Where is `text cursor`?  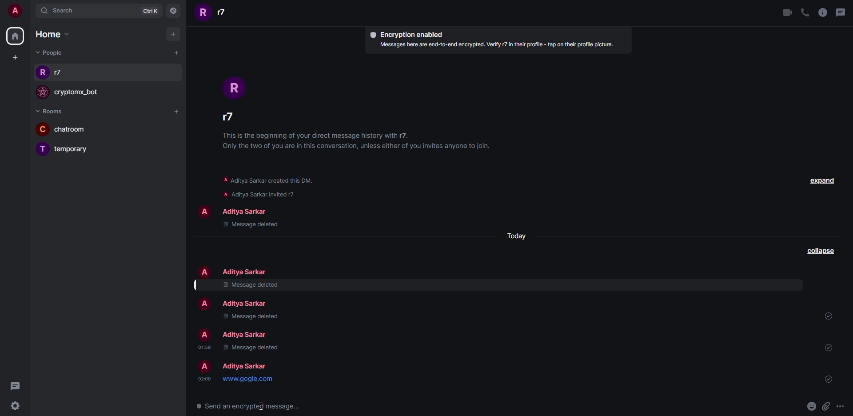
text cursor is located at coordinates (262, 406).